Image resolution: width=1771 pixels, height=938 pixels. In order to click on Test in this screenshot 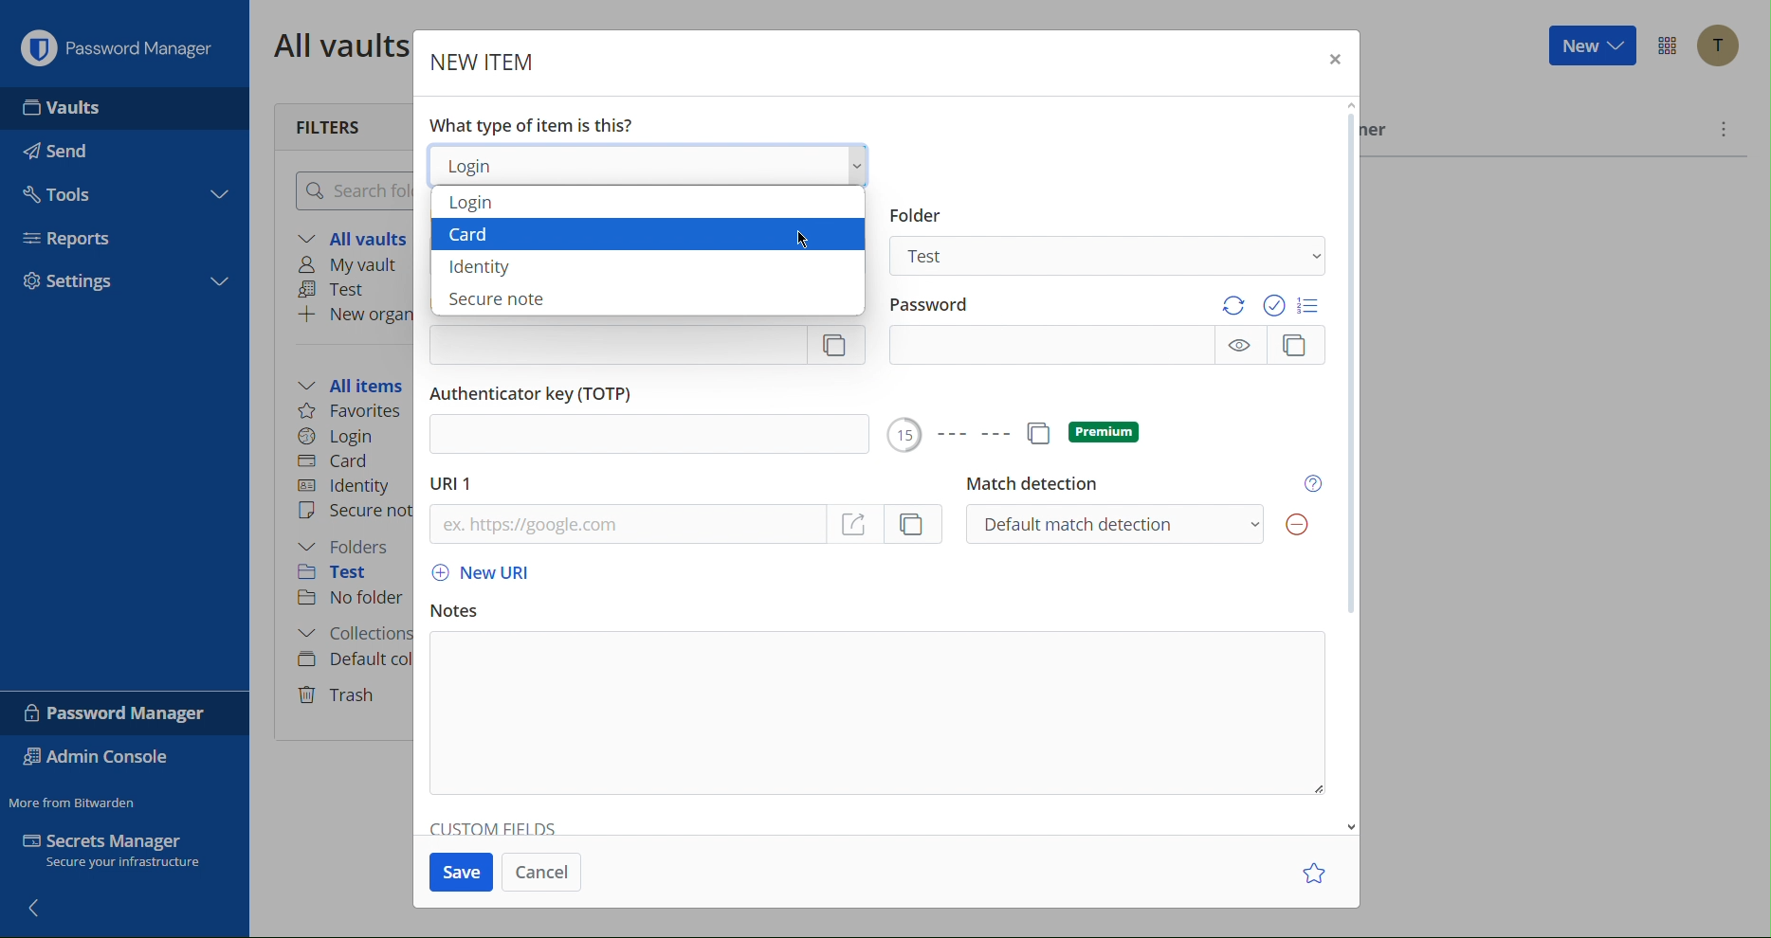, I will do `click(338, 573)`.